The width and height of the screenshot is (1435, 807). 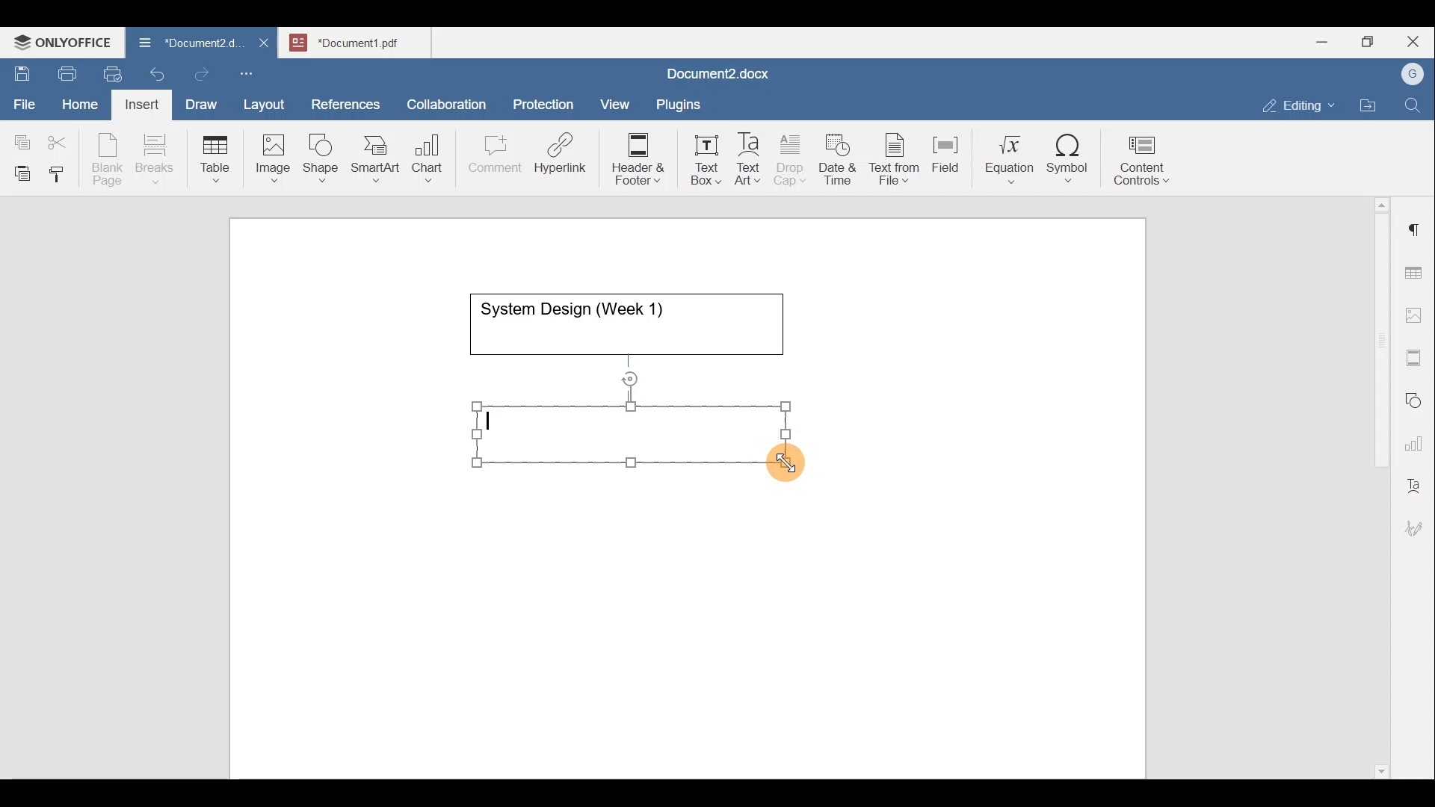 What do you see at coordinates (363, 40) in the screenshot?
I see `Document name` at bounding box center [363, 40].